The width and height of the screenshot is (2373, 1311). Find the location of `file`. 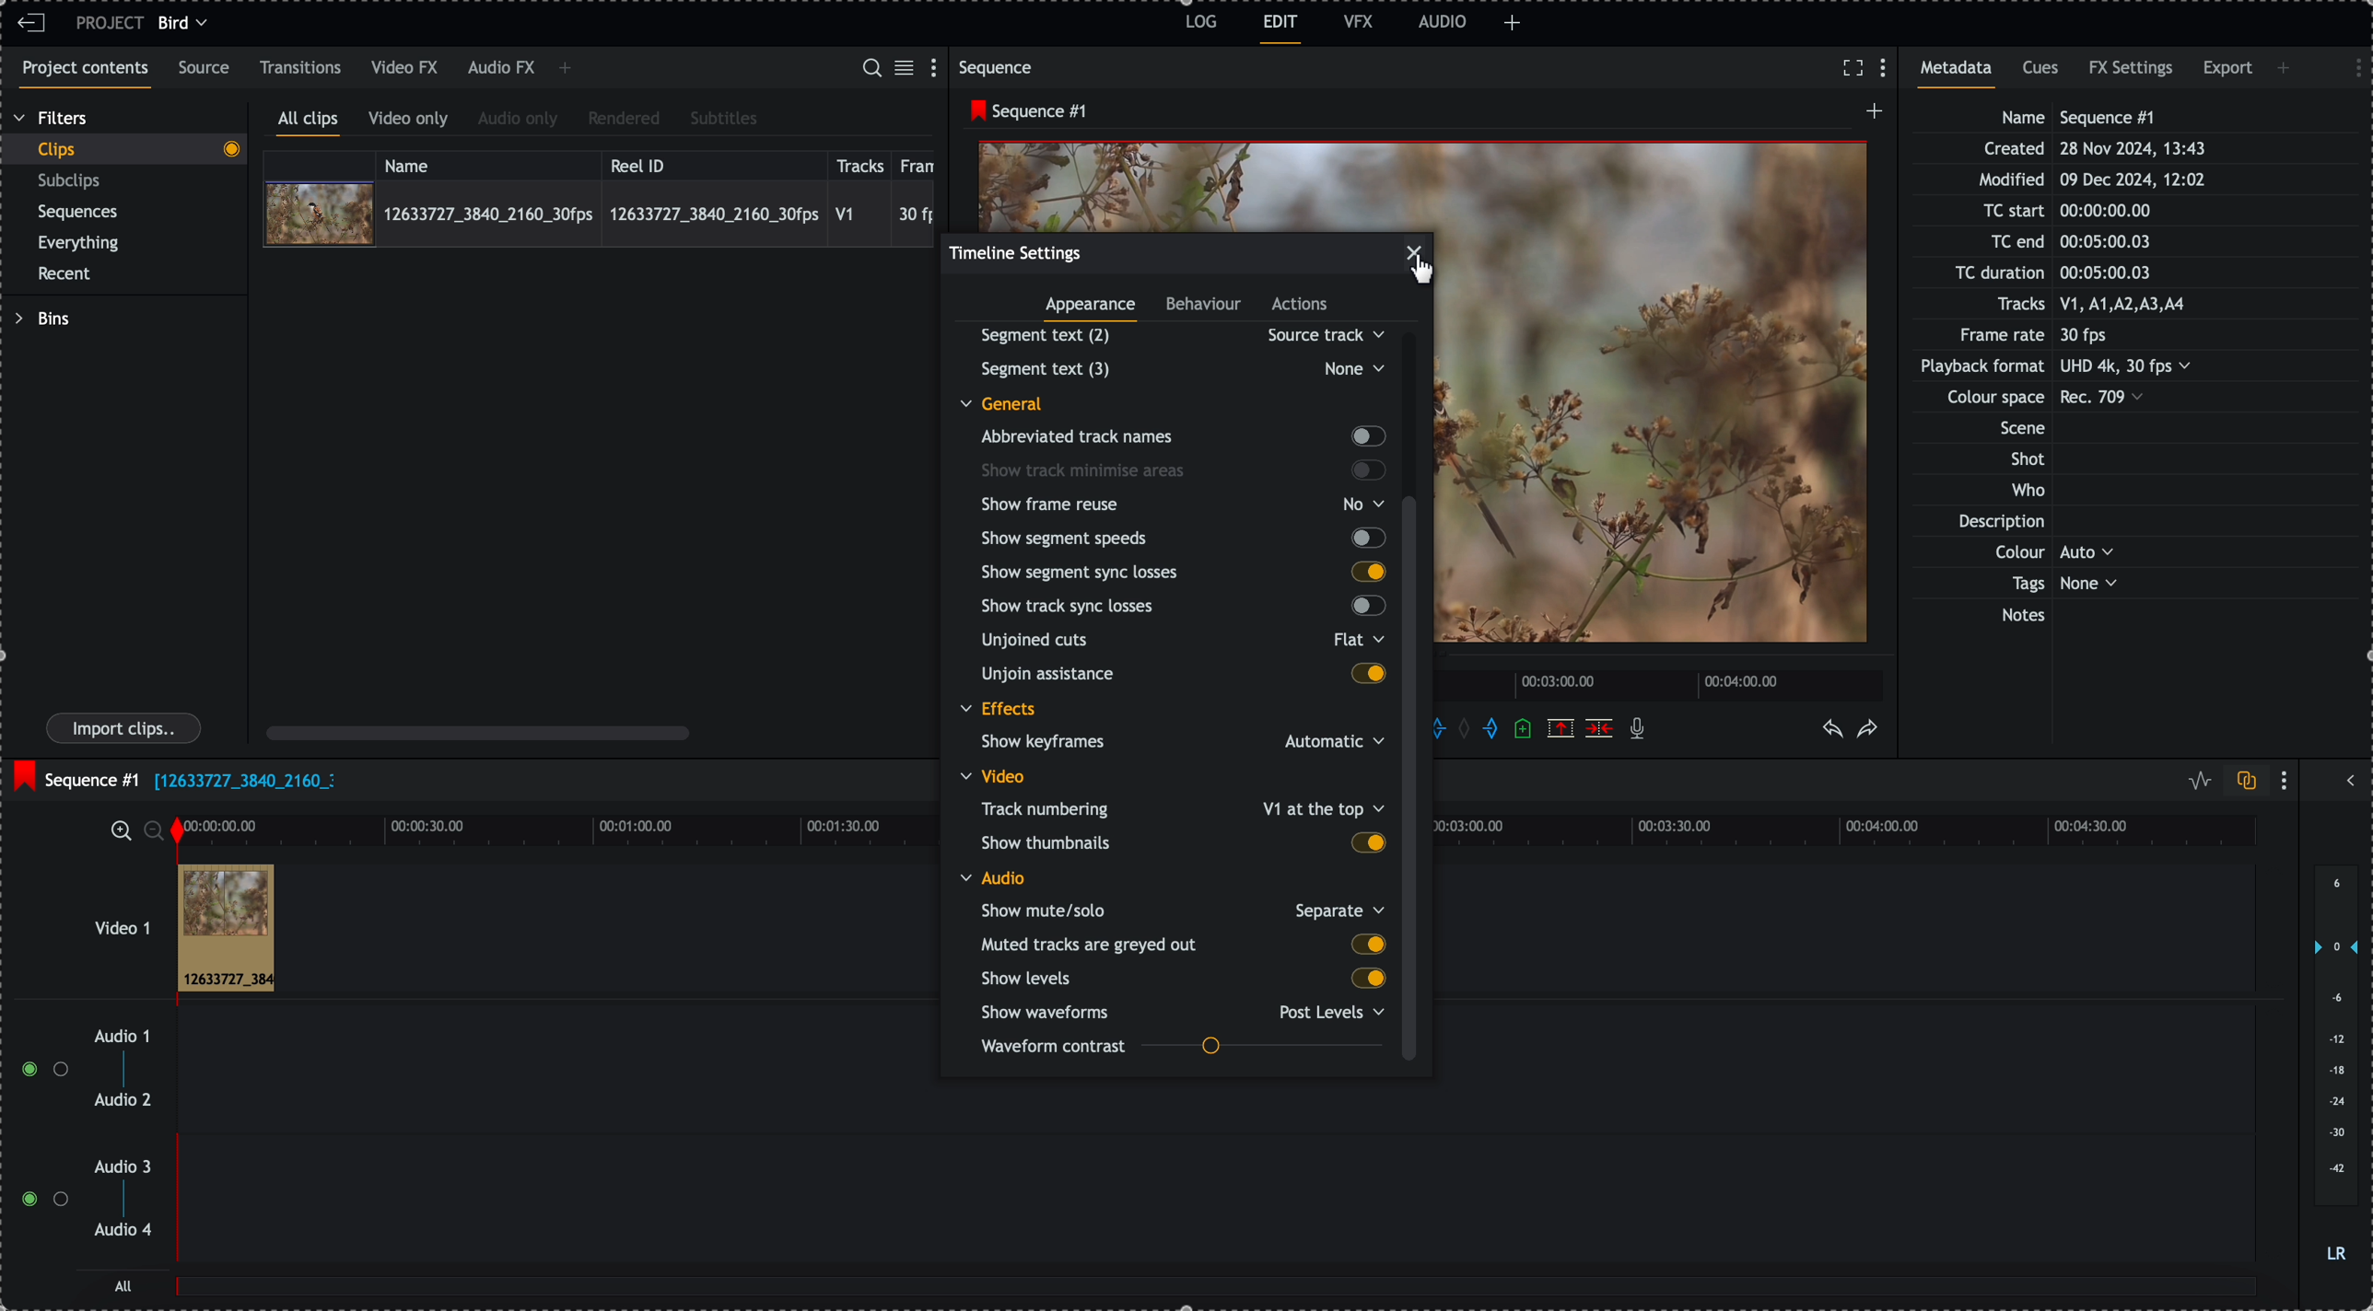

file is located at coordinates (244, 783).